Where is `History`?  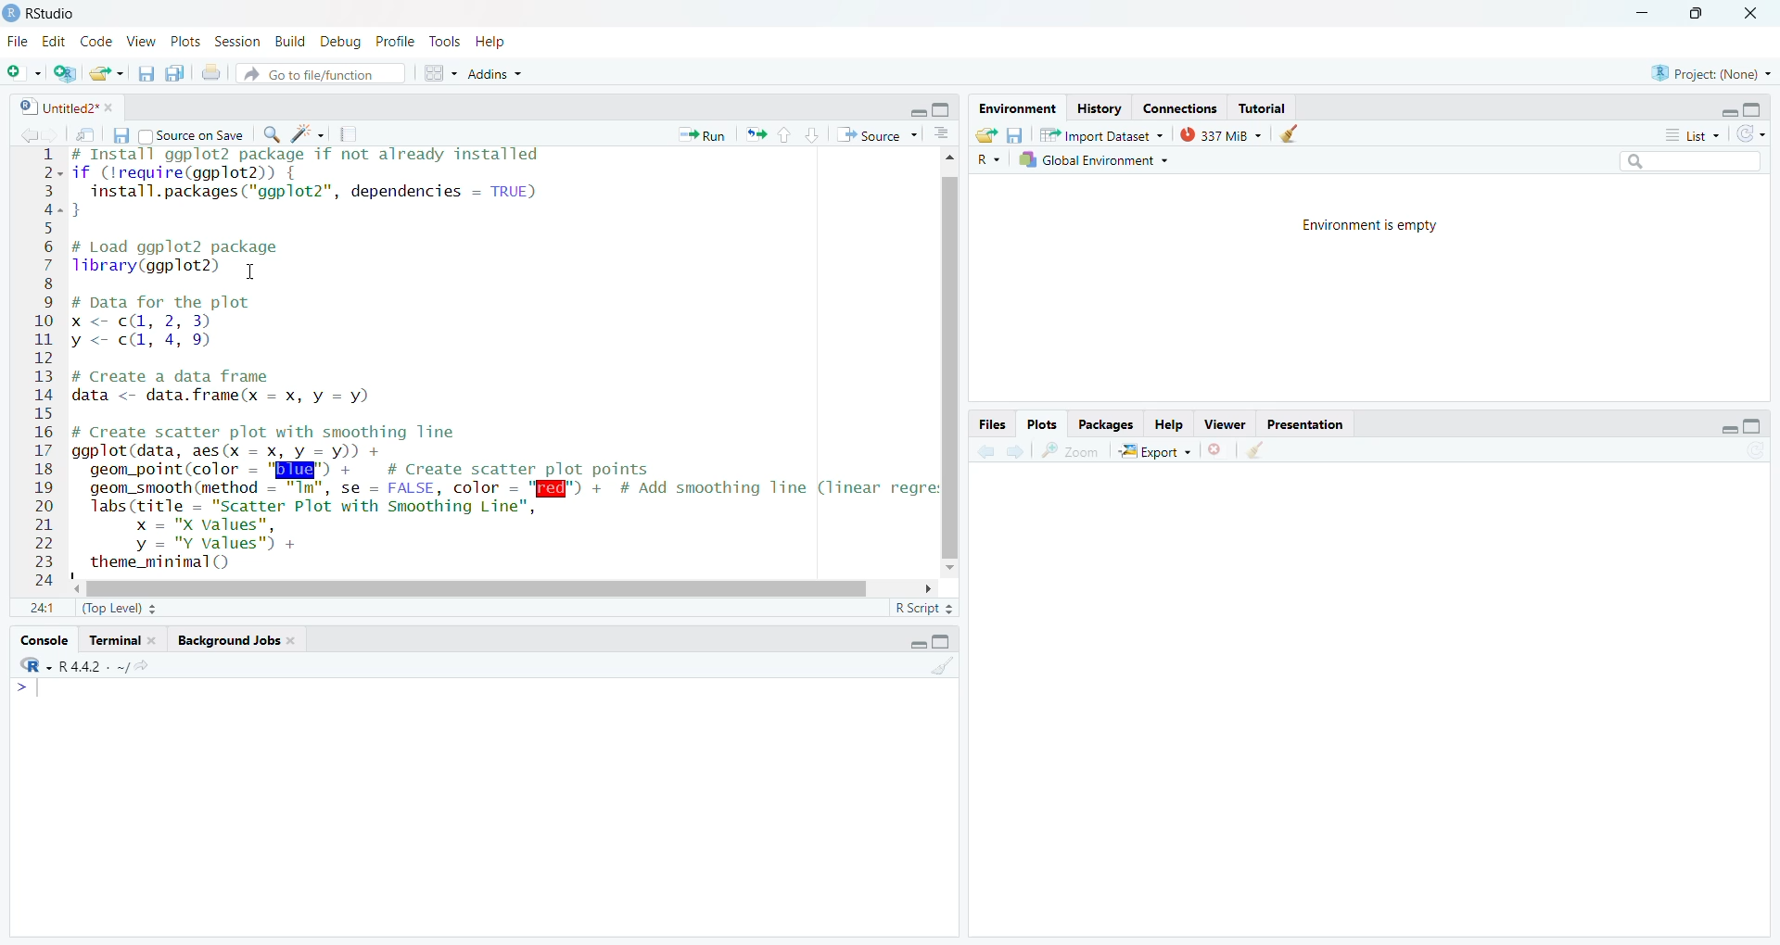
History is located at coordinates (1098, 109).